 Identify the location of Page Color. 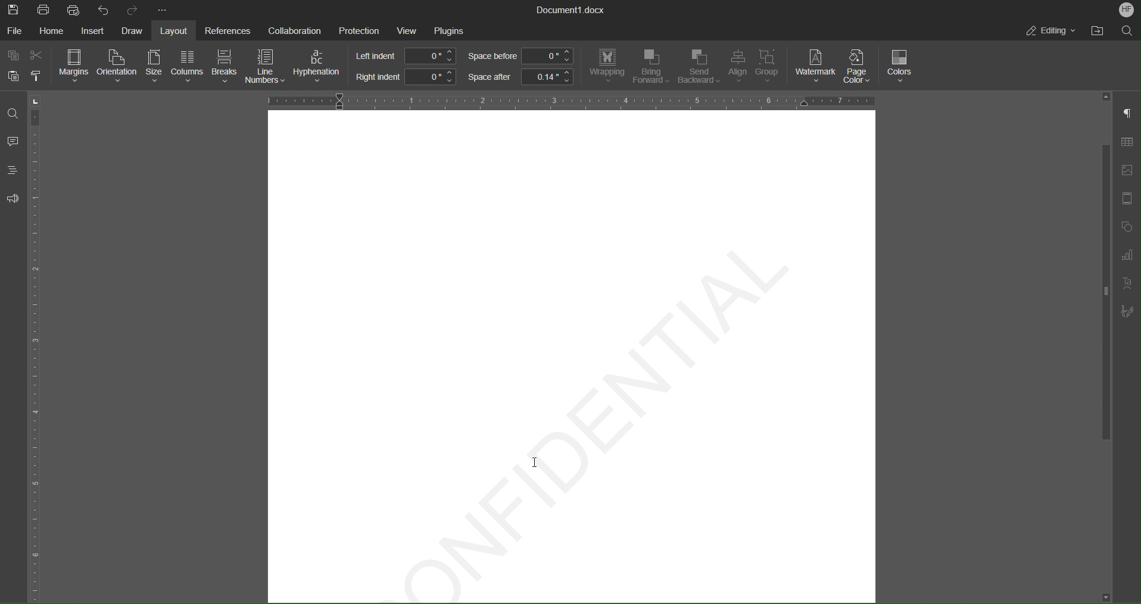
(861, 66).